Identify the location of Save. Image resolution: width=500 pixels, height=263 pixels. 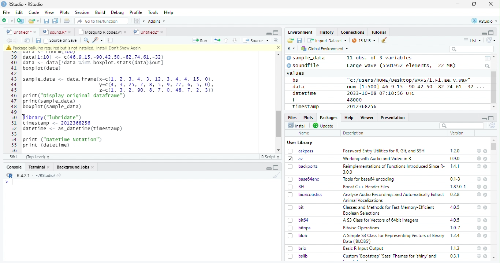
(300, 41).